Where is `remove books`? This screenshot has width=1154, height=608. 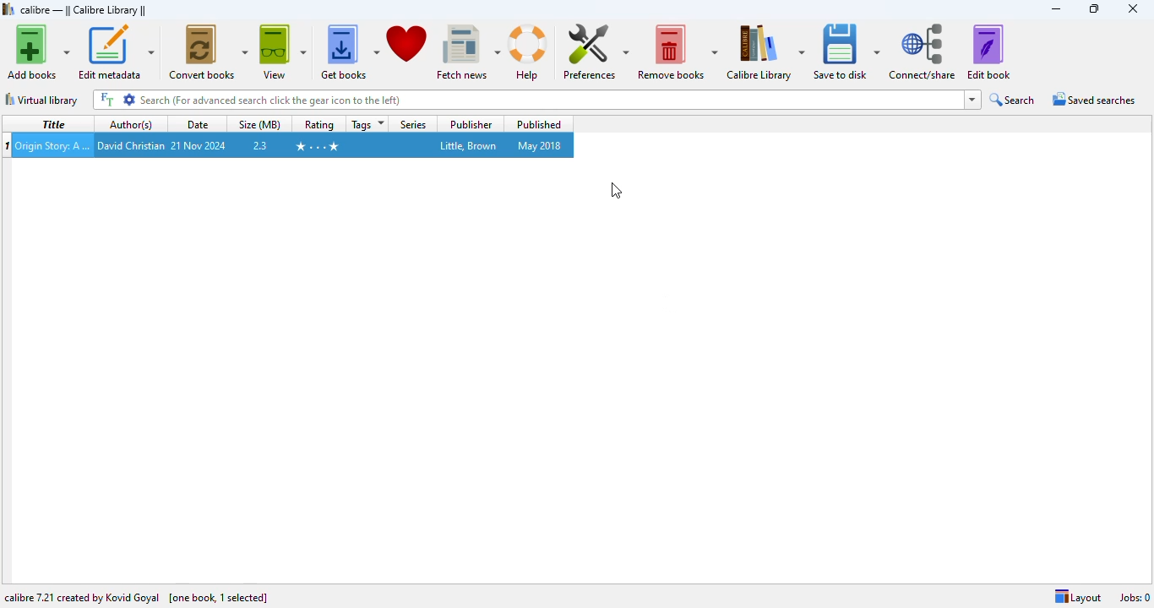
remove books is located at coordinates (678, 52).